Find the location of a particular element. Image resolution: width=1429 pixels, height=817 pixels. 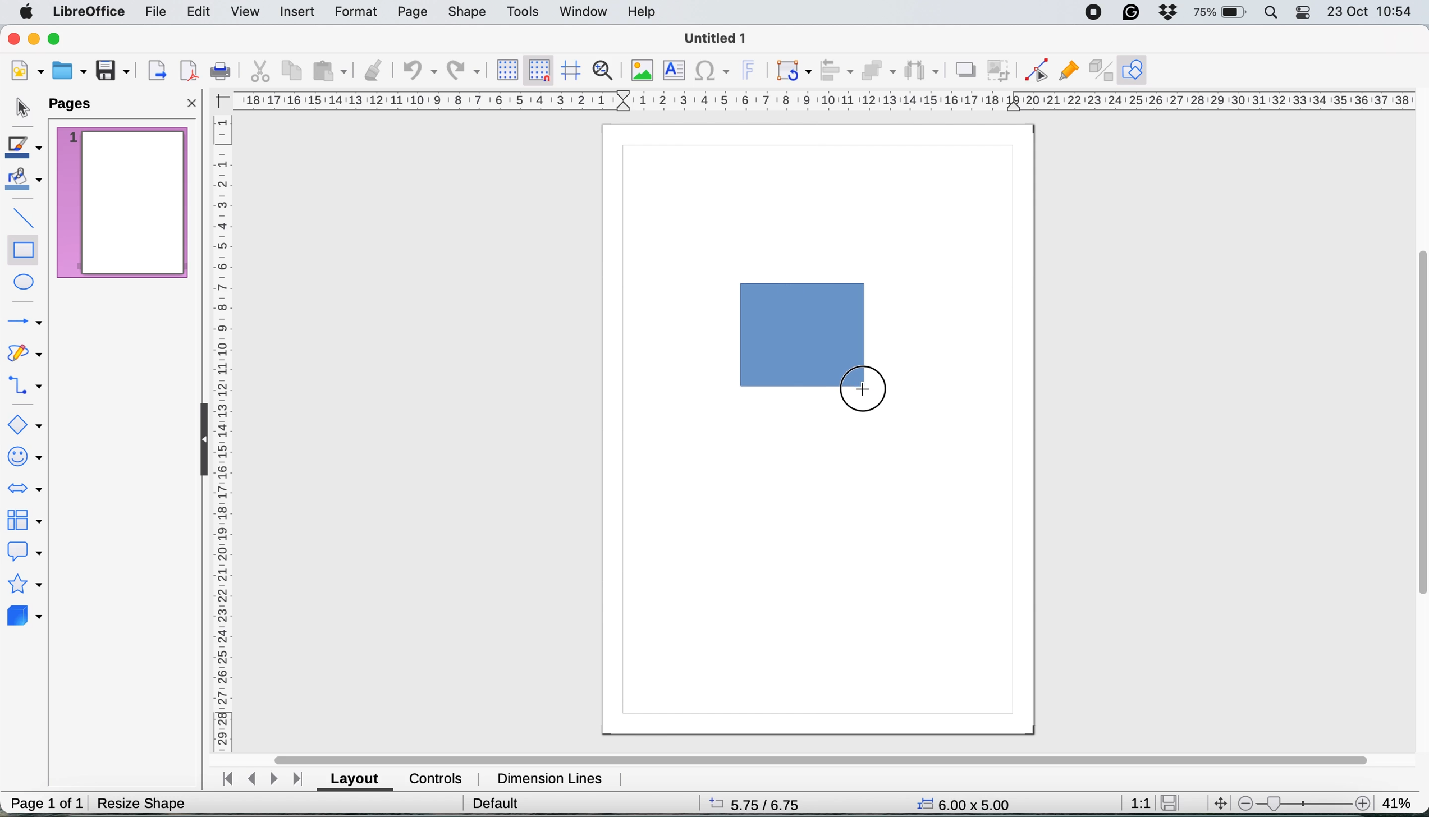

control center is located at coordinates (1304, 12).